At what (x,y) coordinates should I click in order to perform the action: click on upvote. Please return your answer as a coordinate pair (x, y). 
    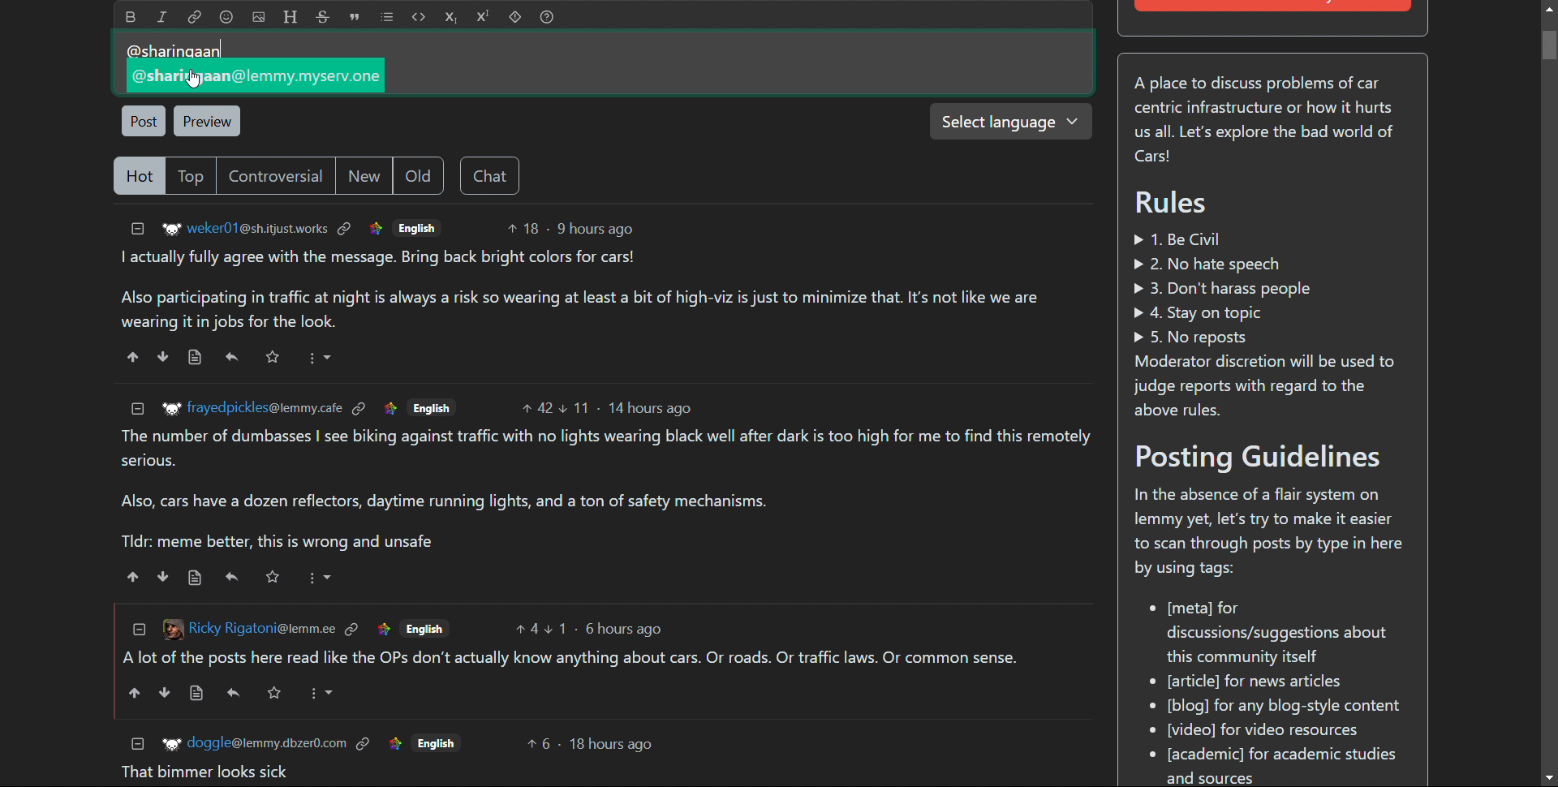
    Looking at the image, I should click on (132, 693).